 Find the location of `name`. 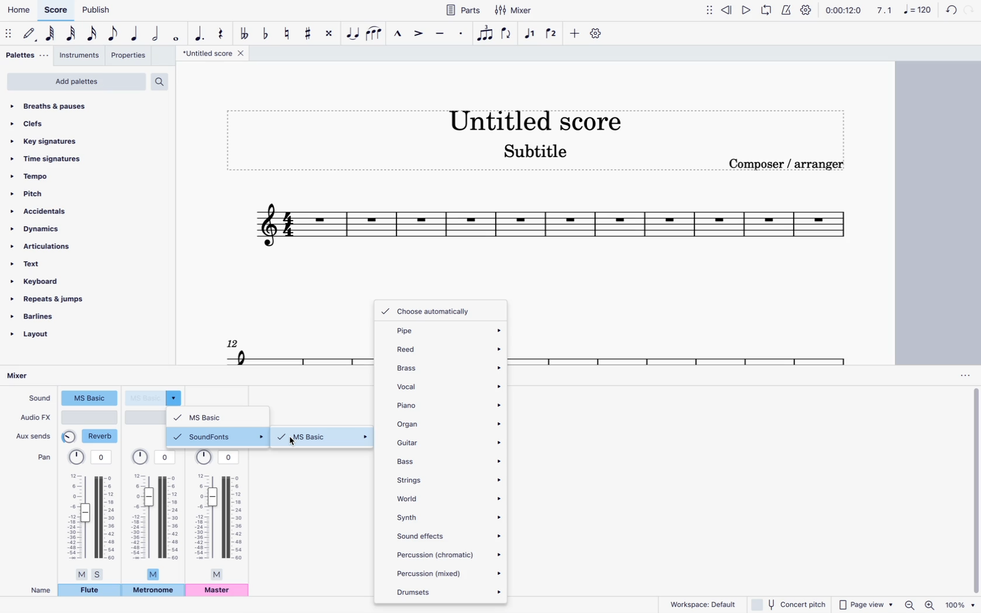

name is located at coordinates (37, 590).